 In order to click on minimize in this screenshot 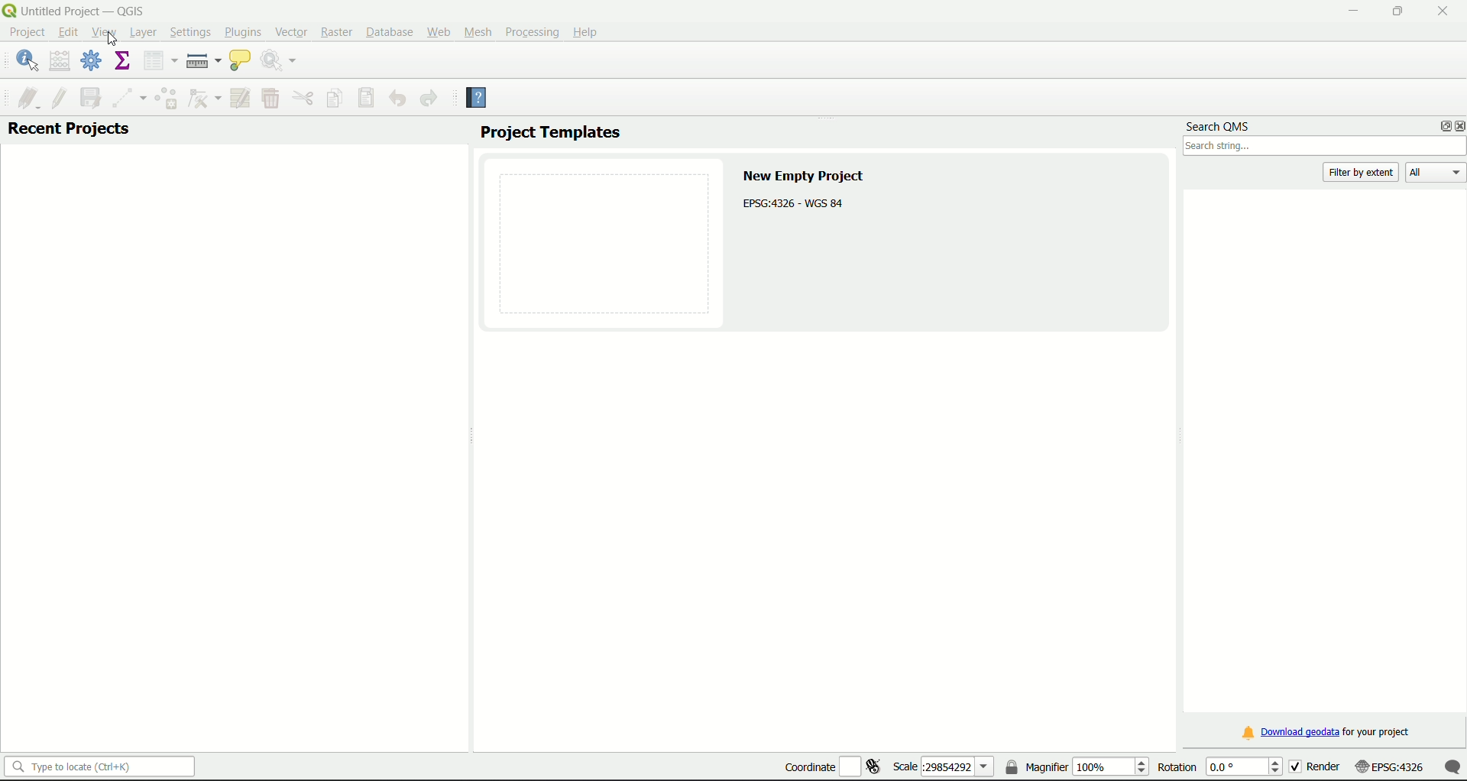, I will do `click(1351, 11)`.